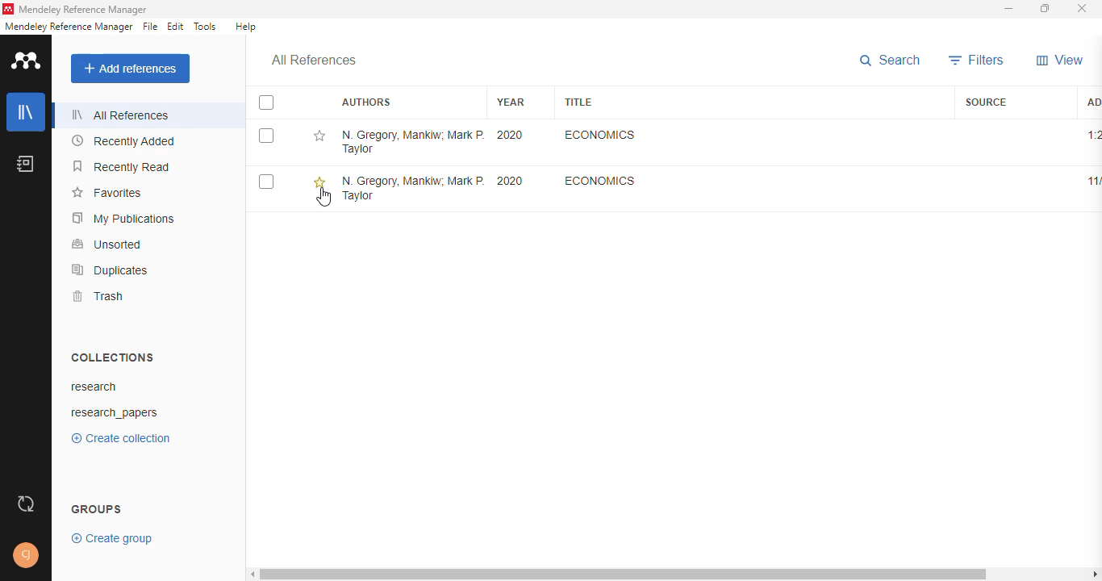  I want to click on minimize, so click(1009, 10).